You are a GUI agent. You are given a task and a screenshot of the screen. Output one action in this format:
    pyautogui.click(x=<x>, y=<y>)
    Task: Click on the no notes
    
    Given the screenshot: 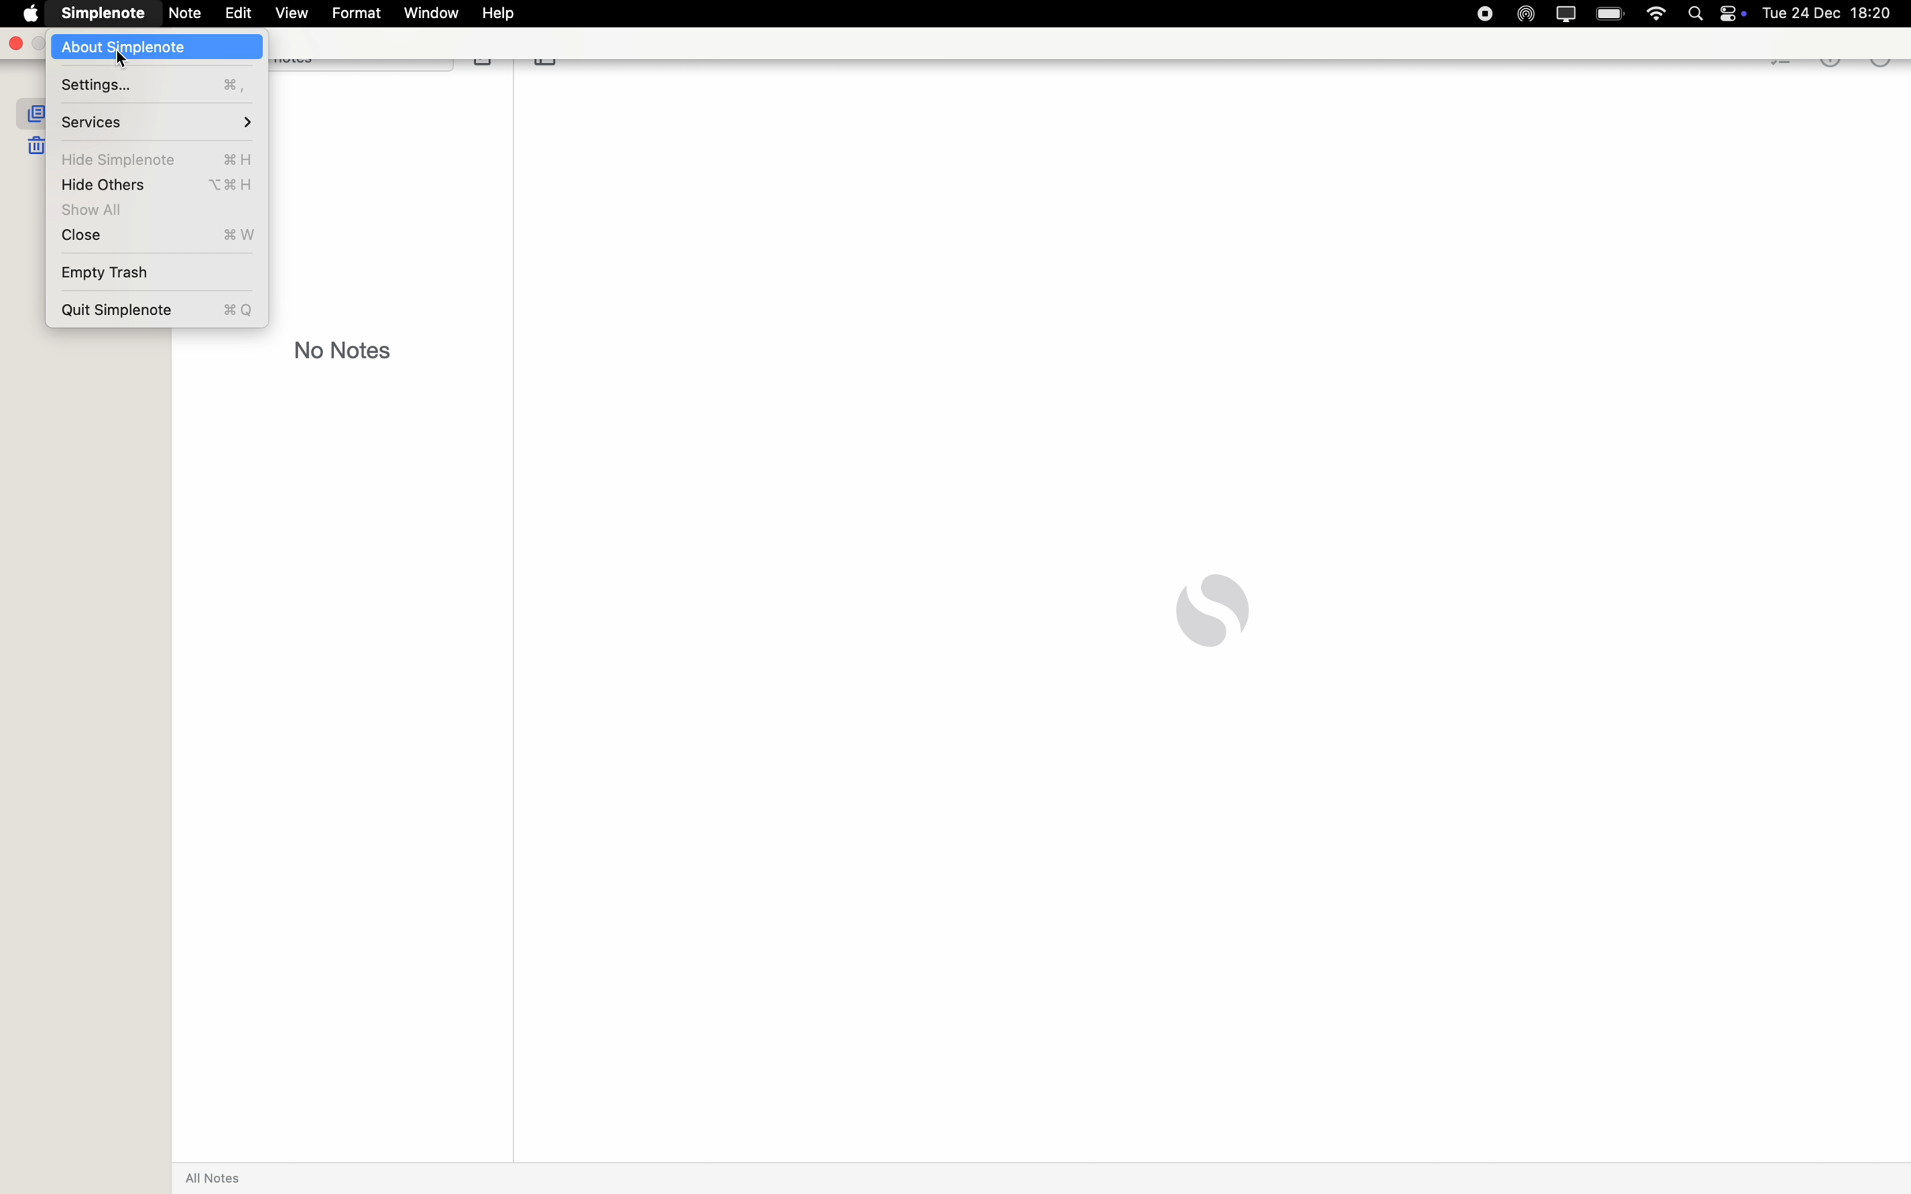 What is the action you would take?
    pyautogui.click(x=344, y=349)
    